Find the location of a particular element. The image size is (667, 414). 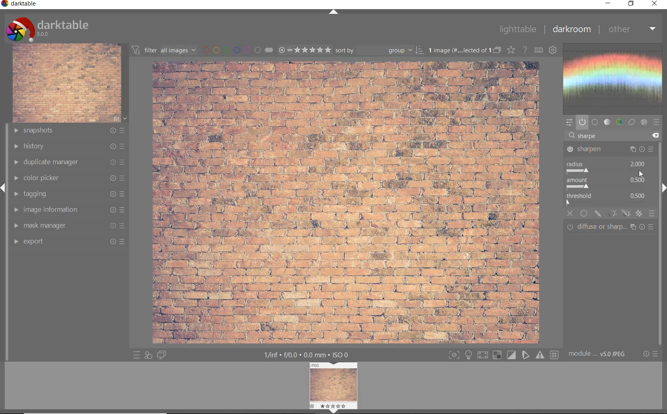

DELETED is located at coordinates (657, 136).